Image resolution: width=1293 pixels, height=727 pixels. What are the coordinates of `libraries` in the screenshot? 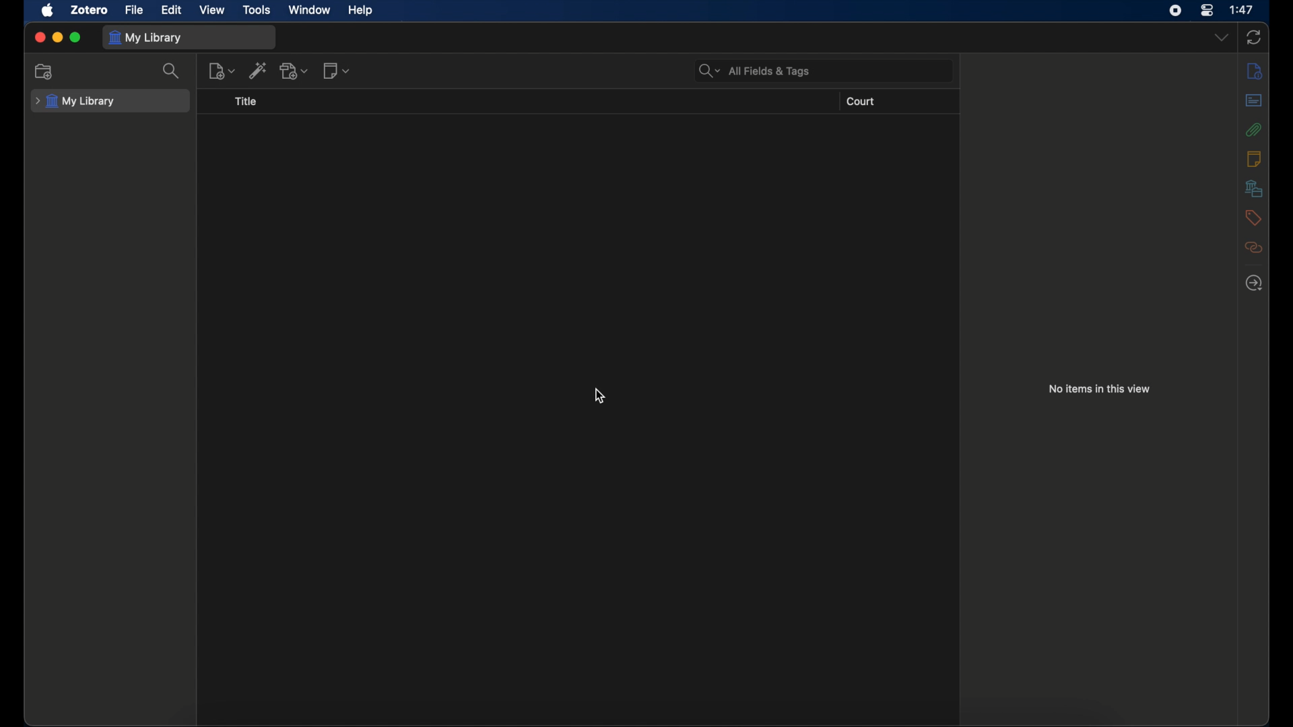 It's located at (1254, 188).